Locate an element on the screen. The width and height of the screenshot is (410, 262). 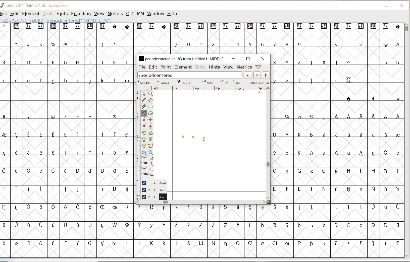
CID is located at coordinates (130, 14).